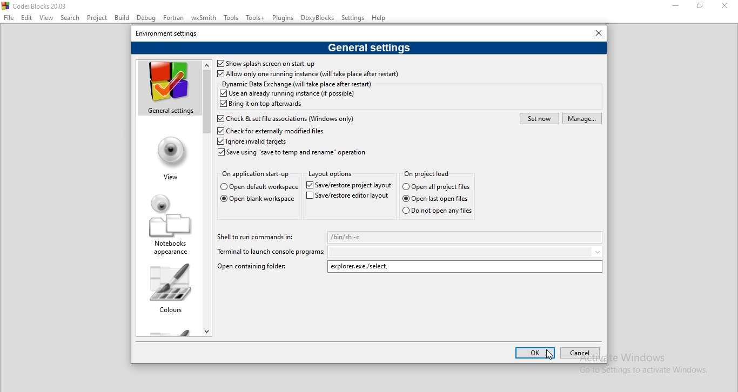 This screenshot has height=392, width=738. What do you see at coordinates (203, 18) in the screenshot?
I see `wxSmith` at bounding box center [203, 18].